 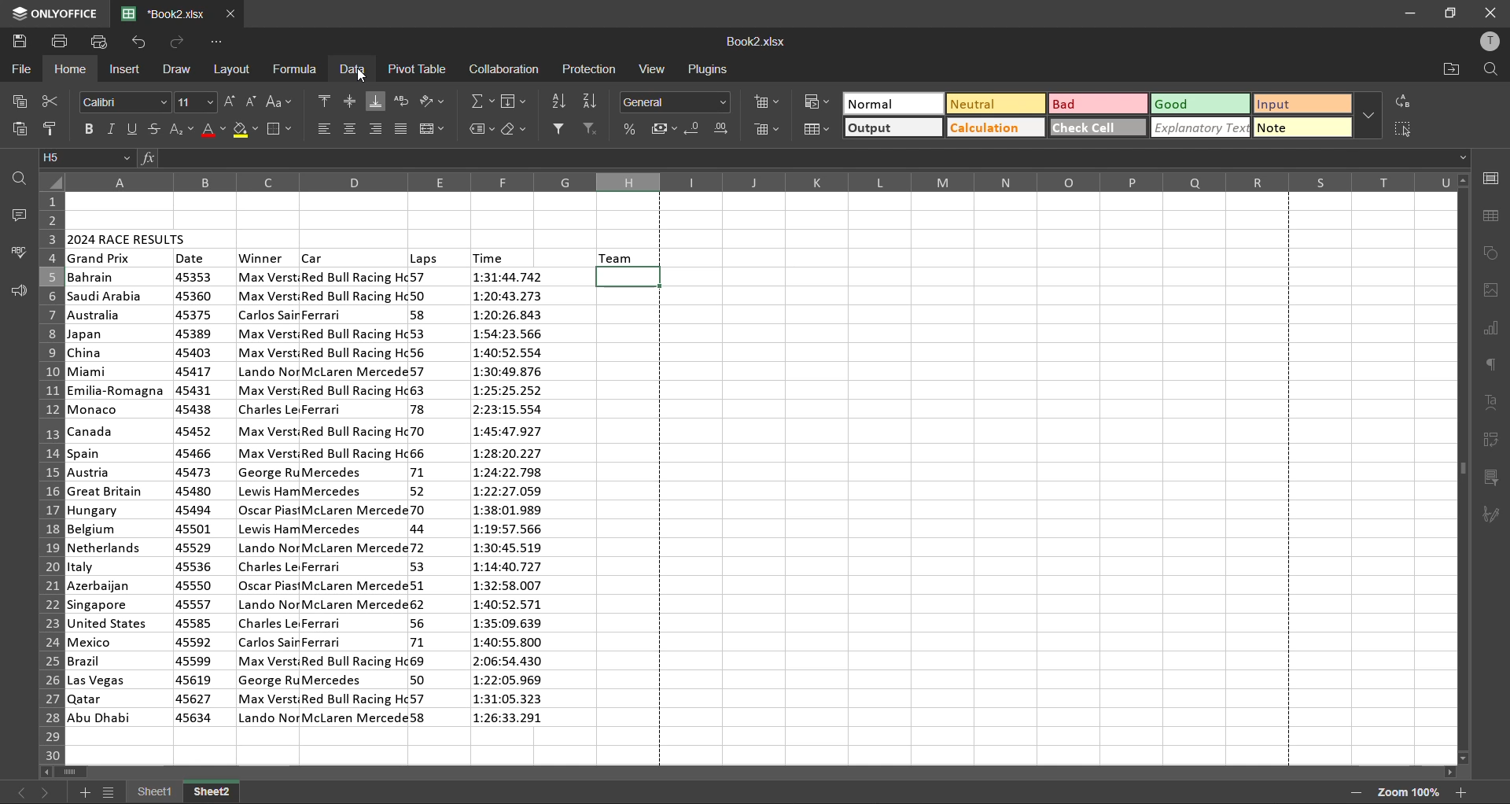 I want to click on profile, so click(x=1489, y=44).